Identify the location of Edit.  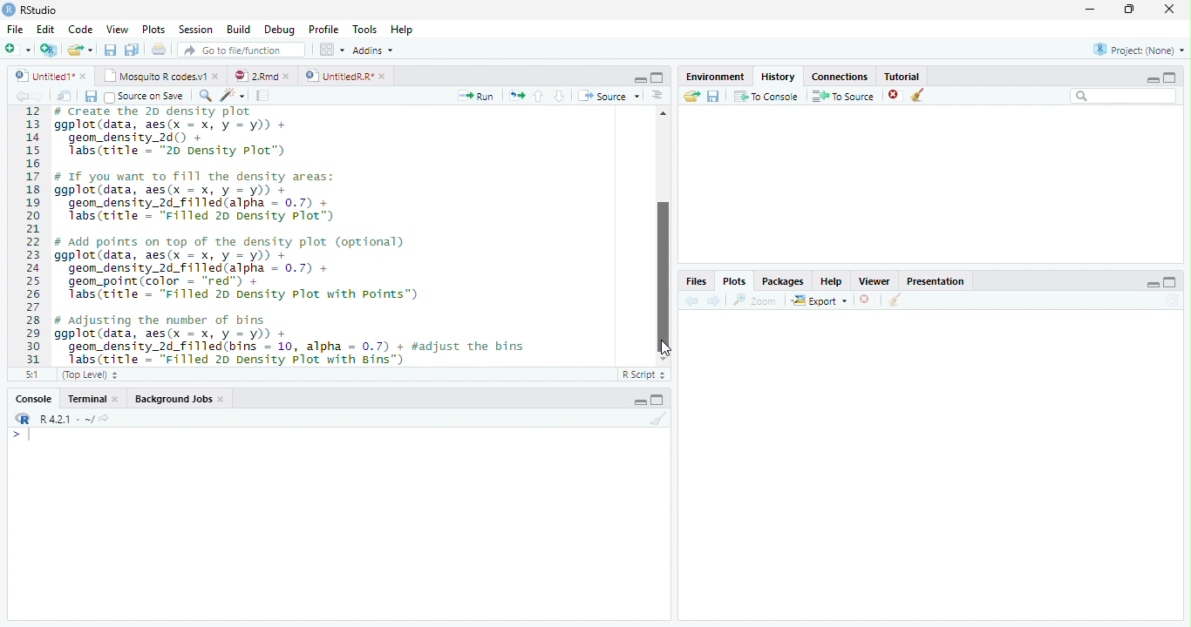
(45, 30).